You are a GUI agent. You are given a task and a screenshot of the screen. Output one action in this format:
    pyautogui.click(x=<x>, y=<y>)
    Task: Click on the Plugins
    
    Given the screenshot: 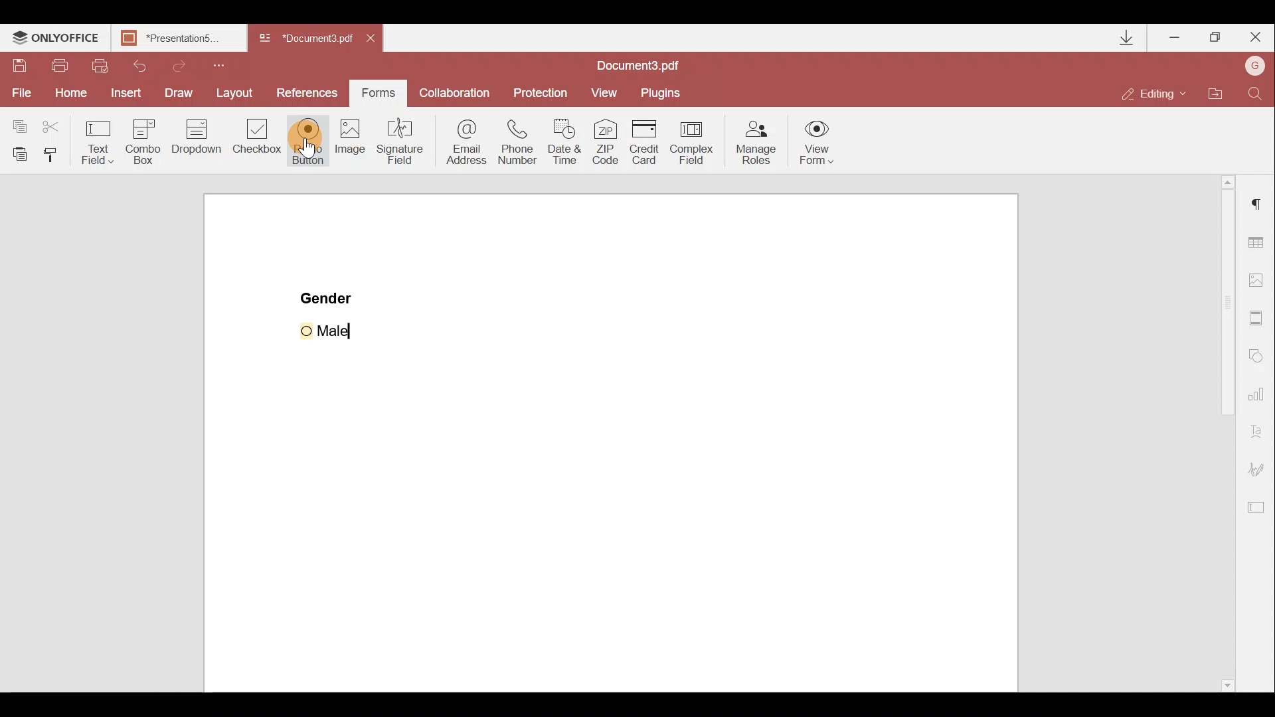 What is the action you would take?
    pyautogui.click(x=665, y=90)
    